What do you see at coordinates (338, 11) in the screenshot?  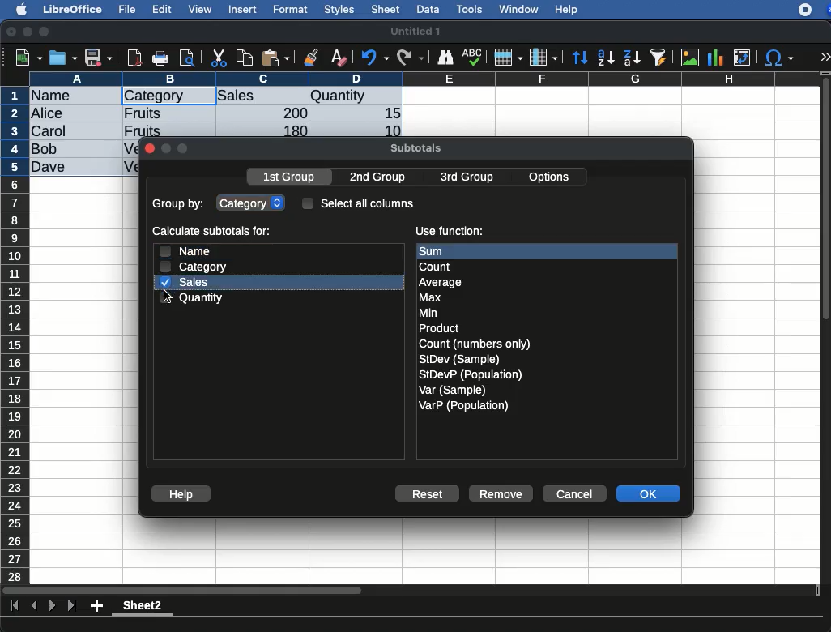 I see `styles` at bounding box center [338, 11].